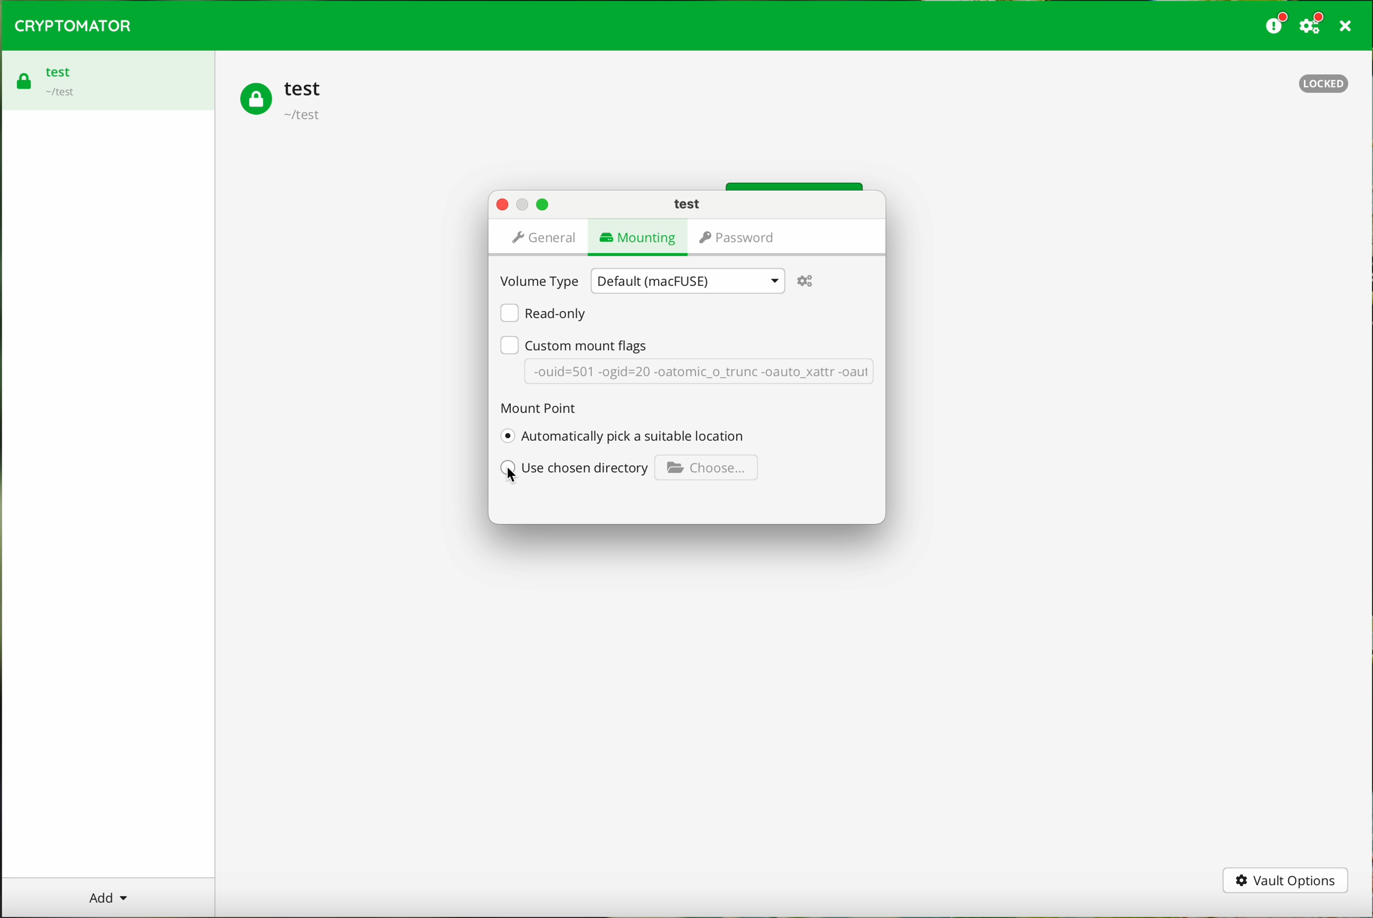  Describe the element at coordinates (707, 470) in the screenshot. I see `Choose` at that location.